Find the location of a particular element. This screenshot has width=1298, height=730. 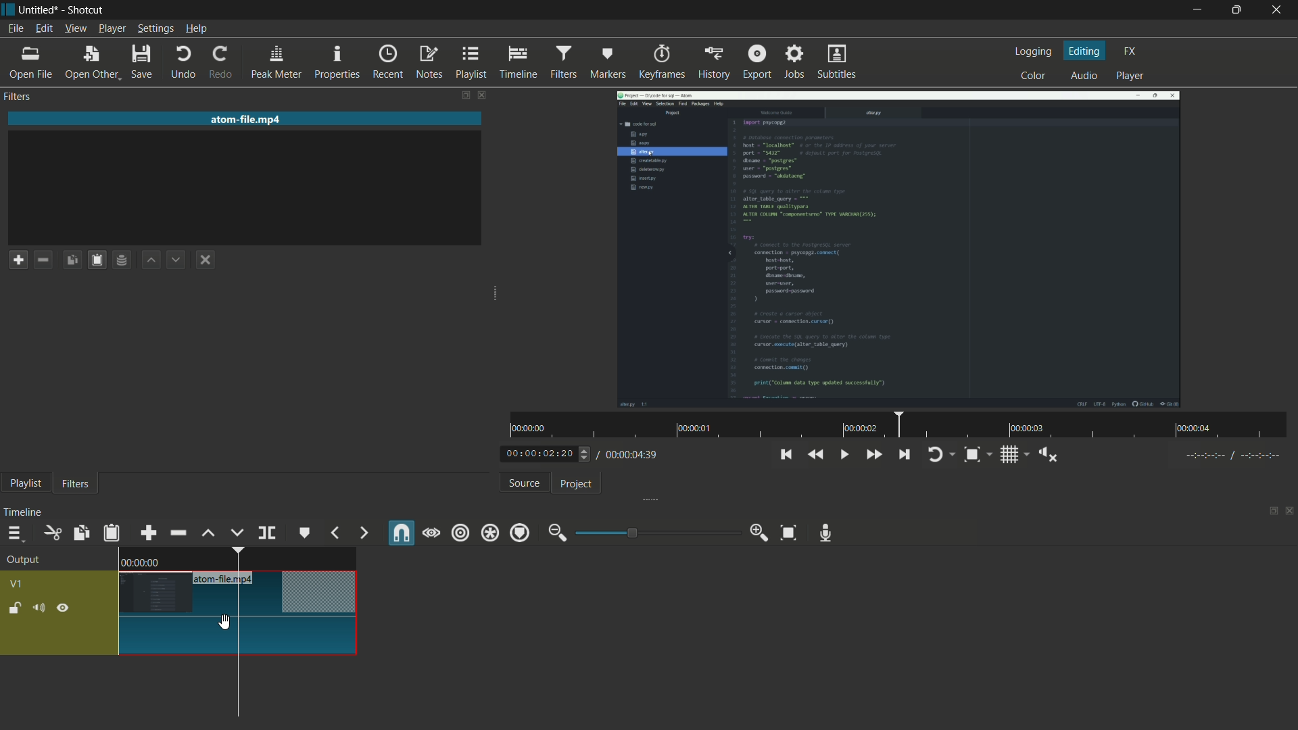

close timeline is located at coordinates (1290, 513).